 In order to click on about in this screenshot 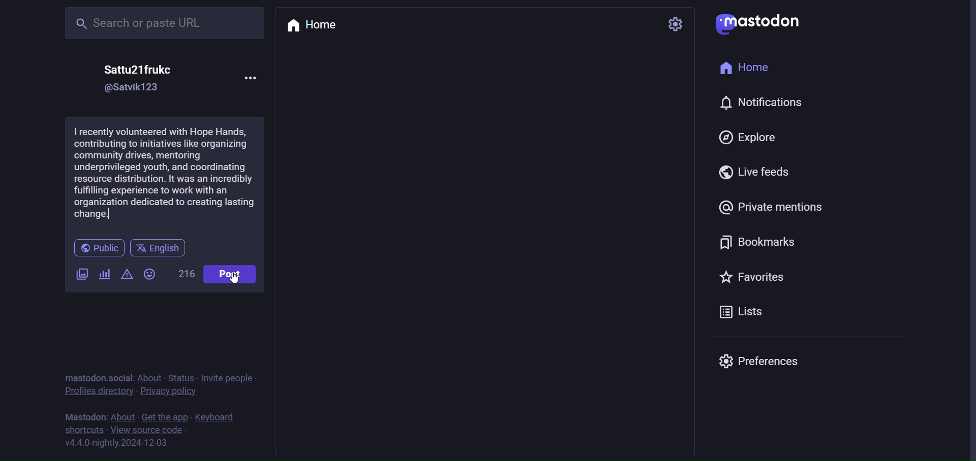, I will do `click(123, 416)`.